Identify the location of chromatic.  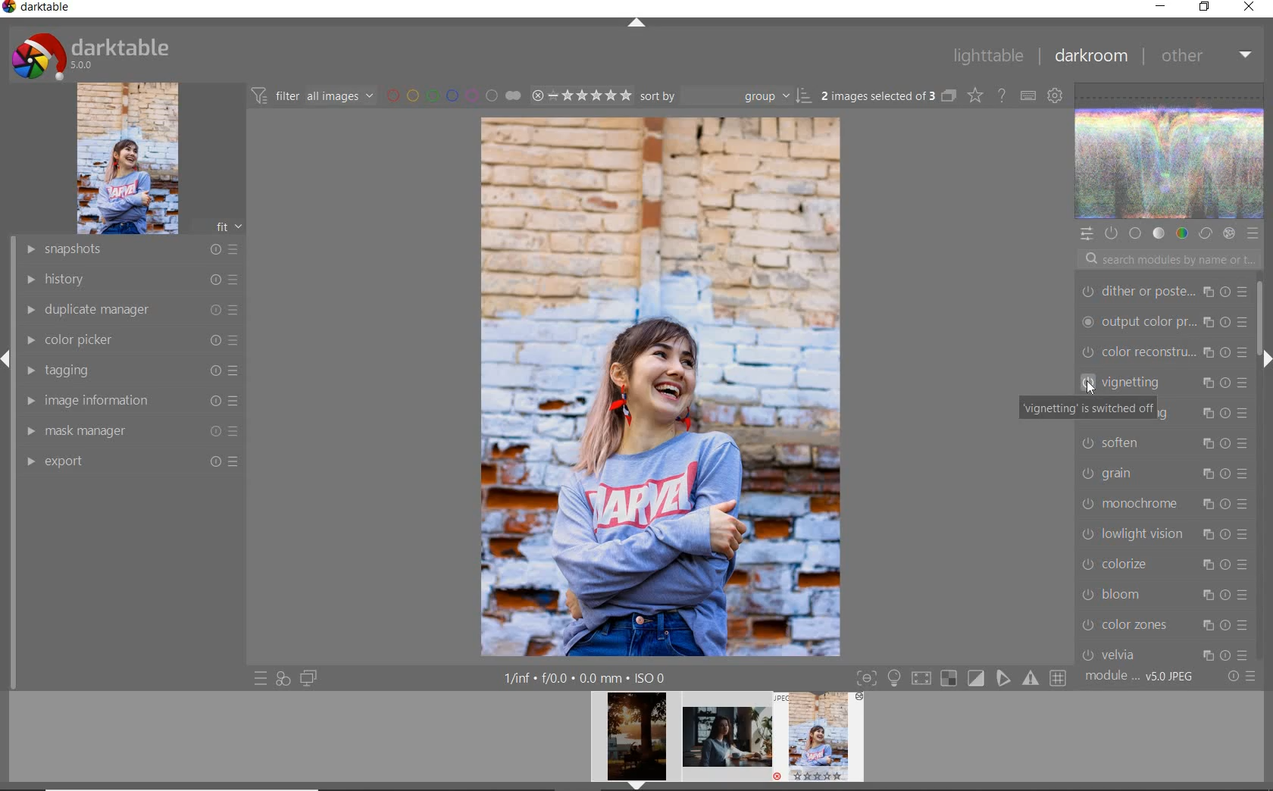
(1164, 621).